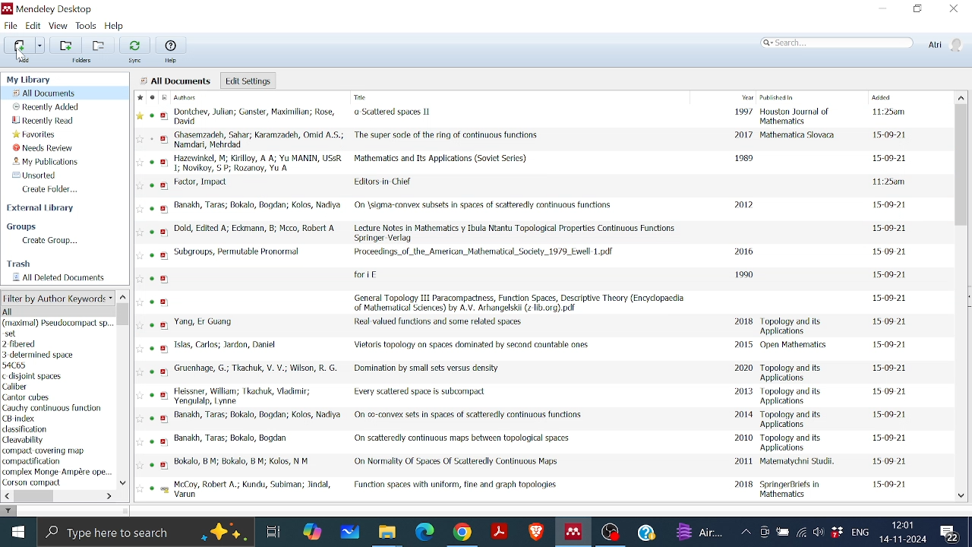 The height and width of the screenshot is (547, 972). I want to click on Move down, so click(962, 496).